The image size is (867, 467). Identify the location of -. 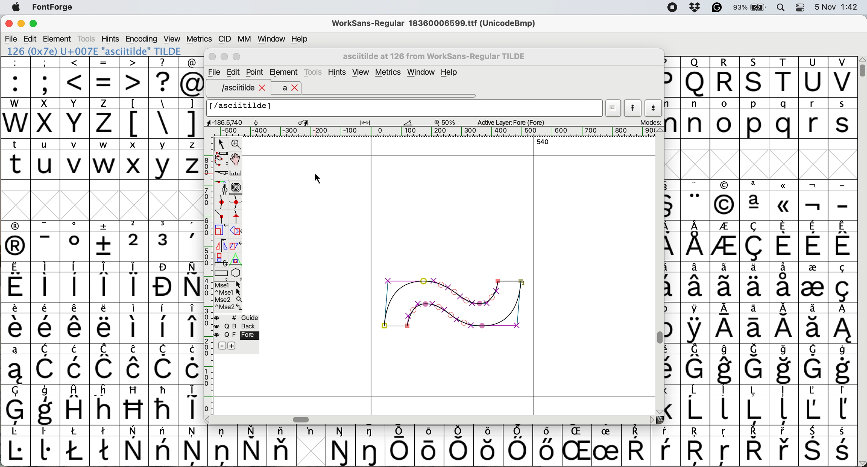
(843, 201).